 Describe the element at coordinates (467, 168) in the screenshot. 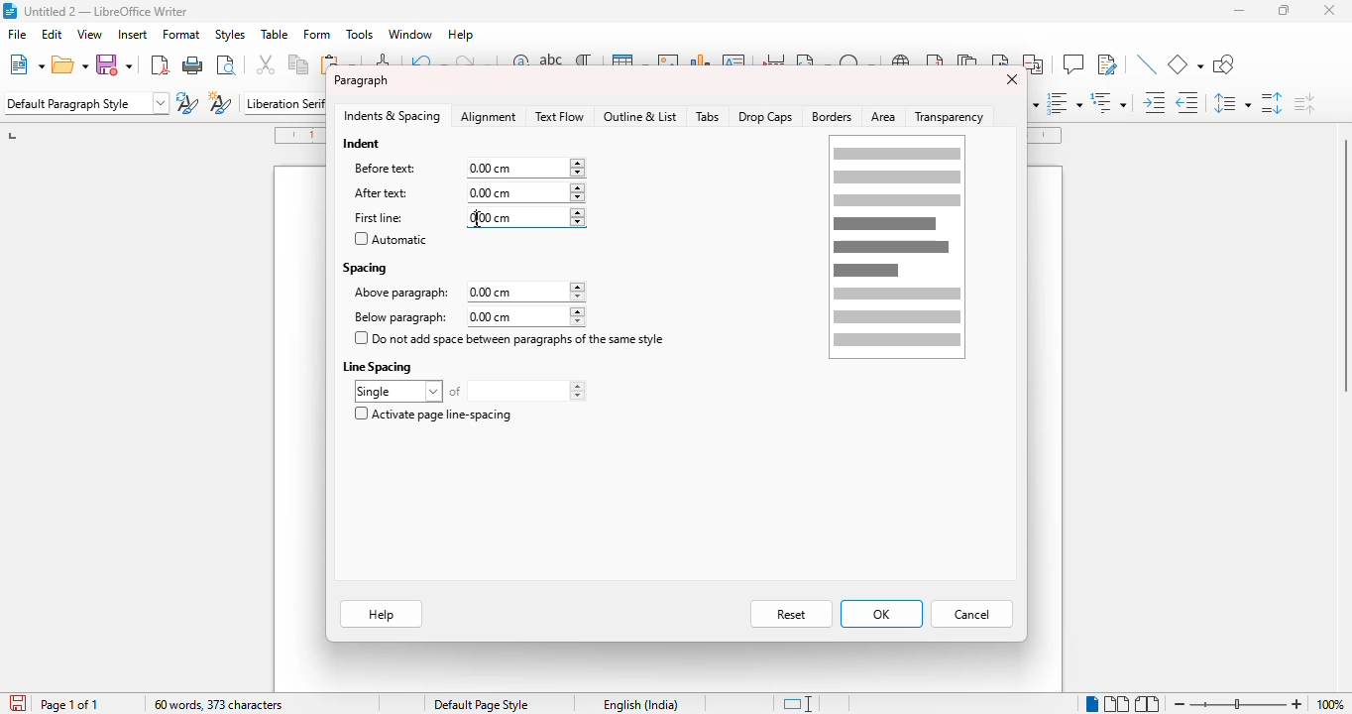

I see `before text: 0.00 cm` at that location.